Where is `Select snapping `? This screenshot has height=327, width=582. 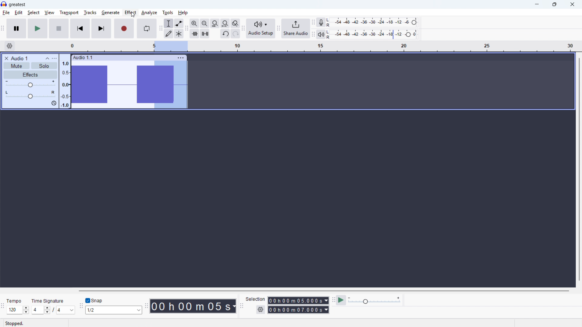 Select snapping  is located at coordinates (114, 310).